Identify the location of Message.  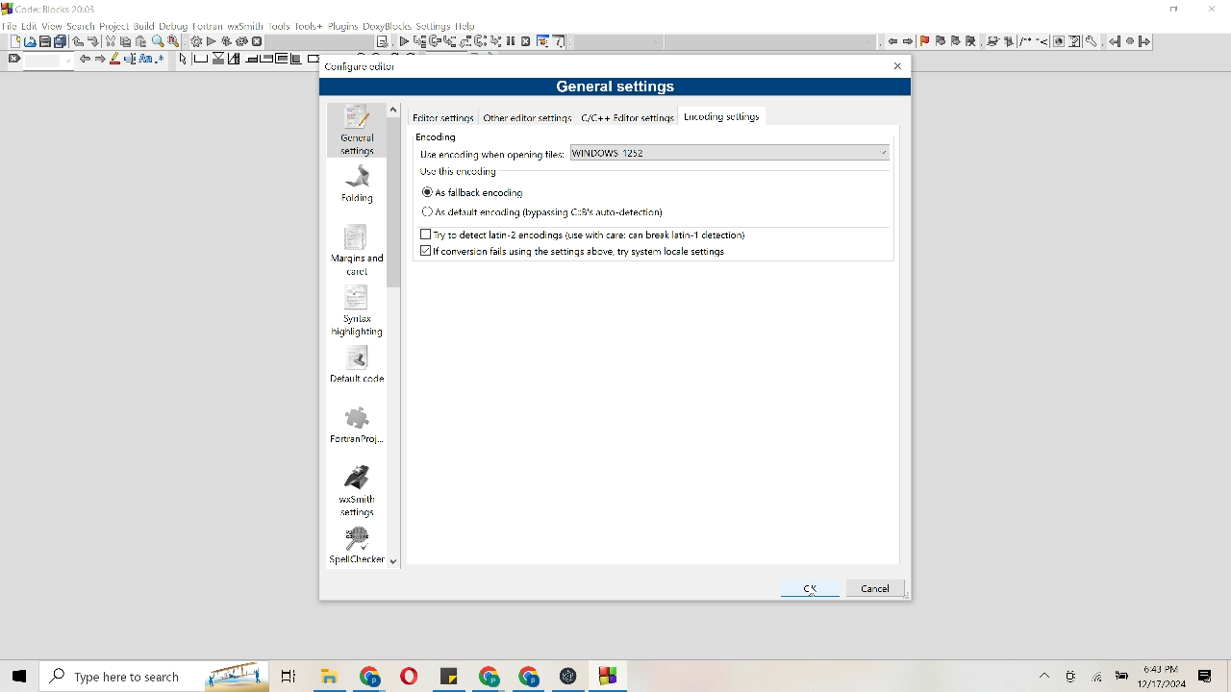
(1206, 676).